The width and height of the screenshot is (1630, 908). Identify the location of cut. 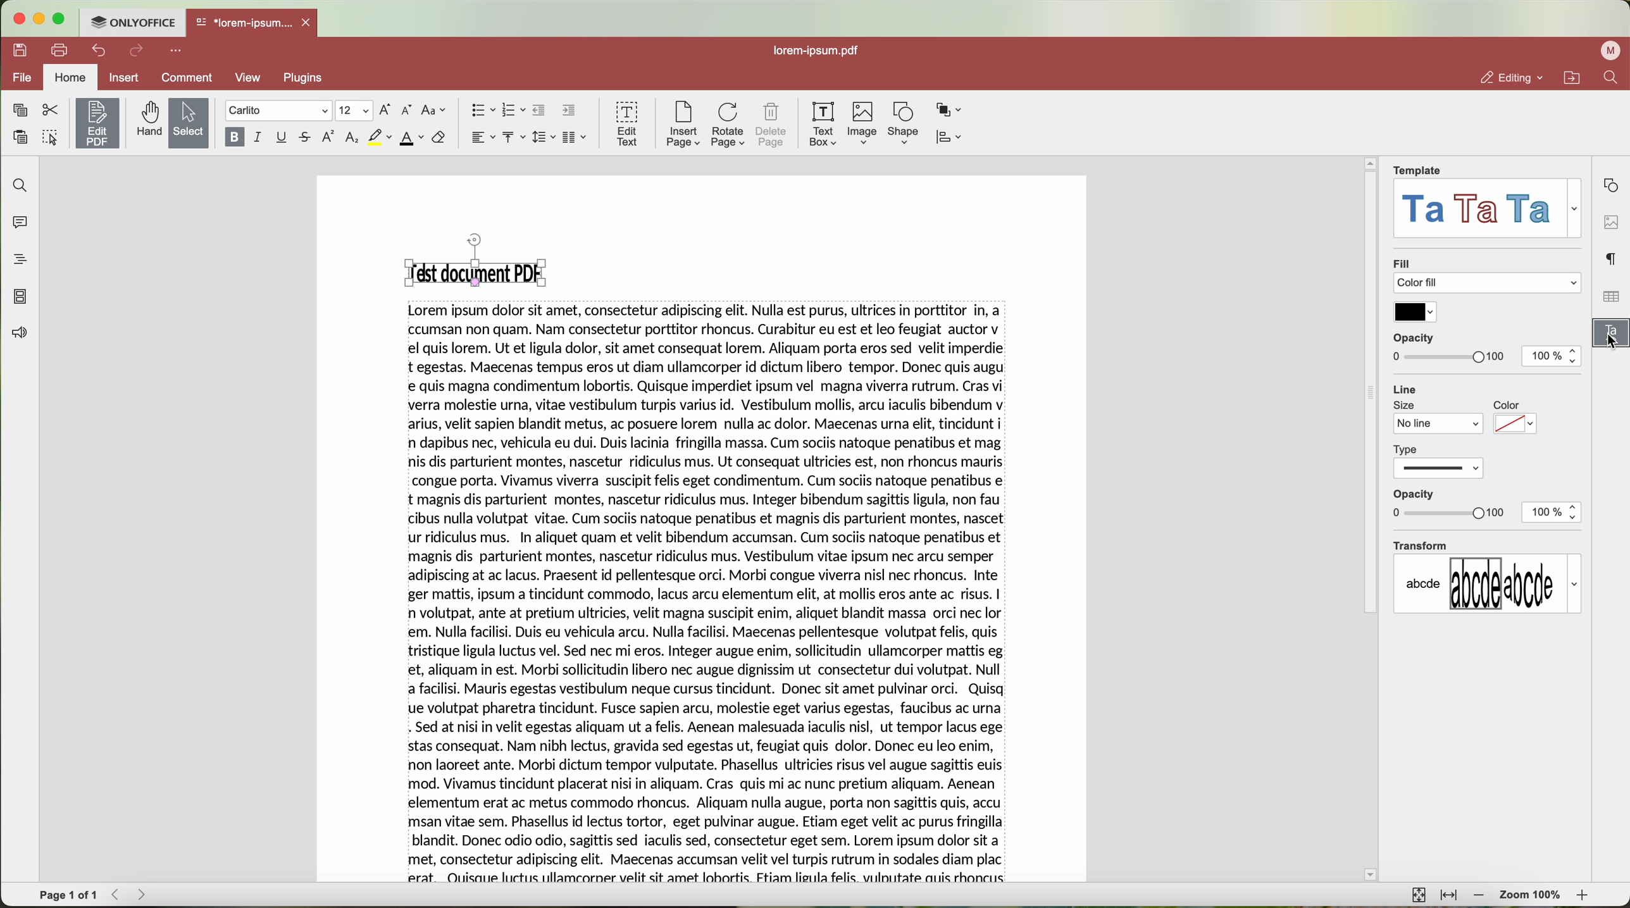
(49, 109).